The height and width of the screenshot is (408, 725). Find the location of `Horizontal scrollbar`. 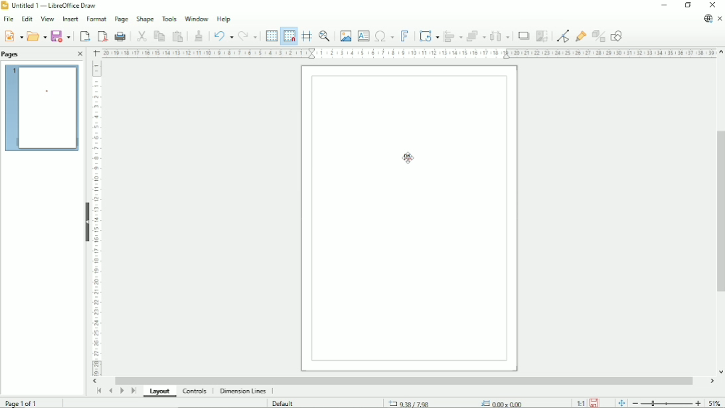

Horizontal scrollbar is located at coordinates (407, 379).